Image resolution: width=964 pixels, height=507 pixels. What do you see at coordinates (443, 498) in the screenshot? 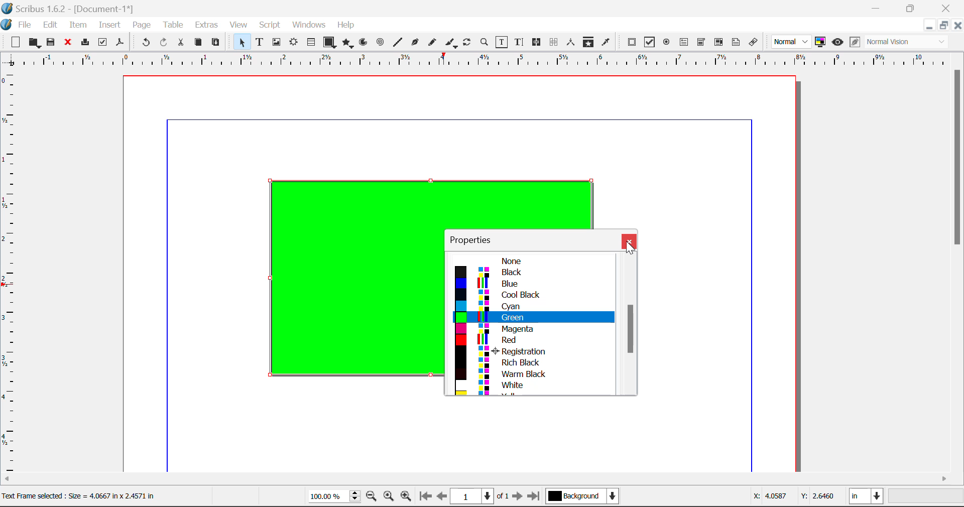
I see `Previous Page` at bounding box center [443, 498].